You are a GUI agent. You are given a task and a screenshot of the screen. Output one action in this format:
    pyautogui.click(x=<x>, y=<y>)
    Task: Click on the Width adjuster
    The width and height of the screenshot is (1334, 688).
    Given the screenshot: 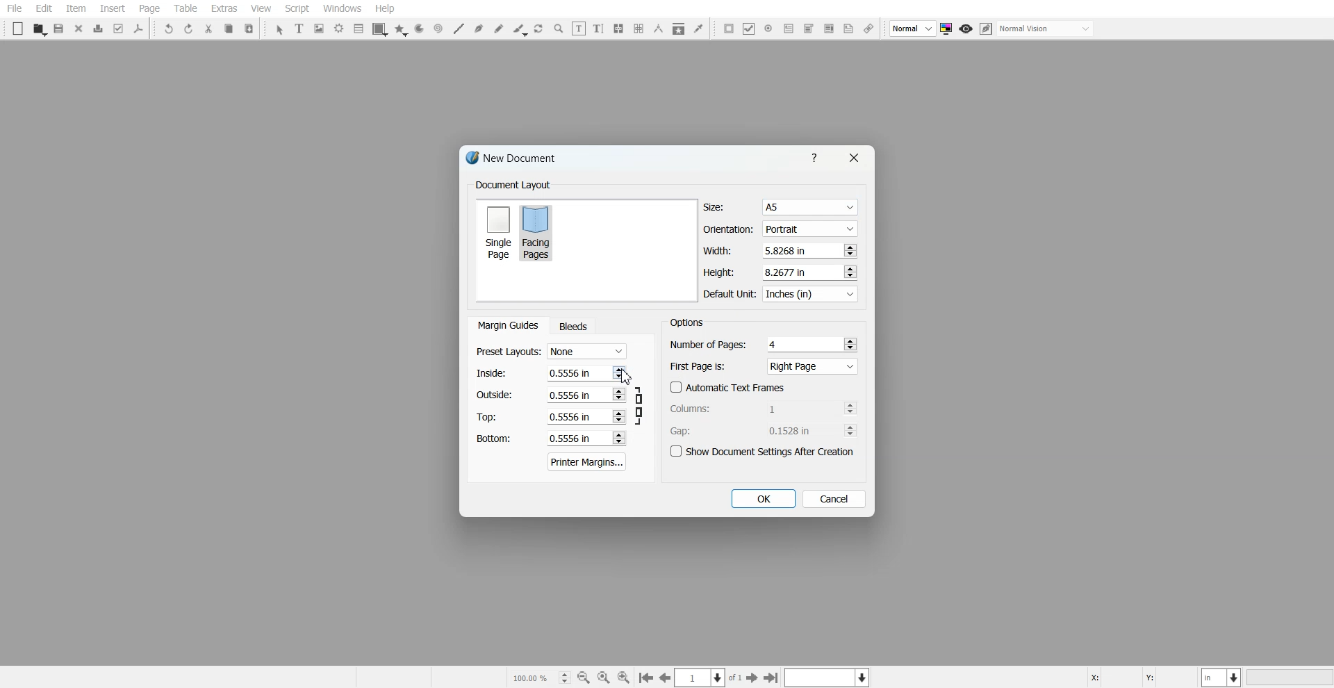 What is the action you would take?
    pyautogui.click(x=780, y=251)
    